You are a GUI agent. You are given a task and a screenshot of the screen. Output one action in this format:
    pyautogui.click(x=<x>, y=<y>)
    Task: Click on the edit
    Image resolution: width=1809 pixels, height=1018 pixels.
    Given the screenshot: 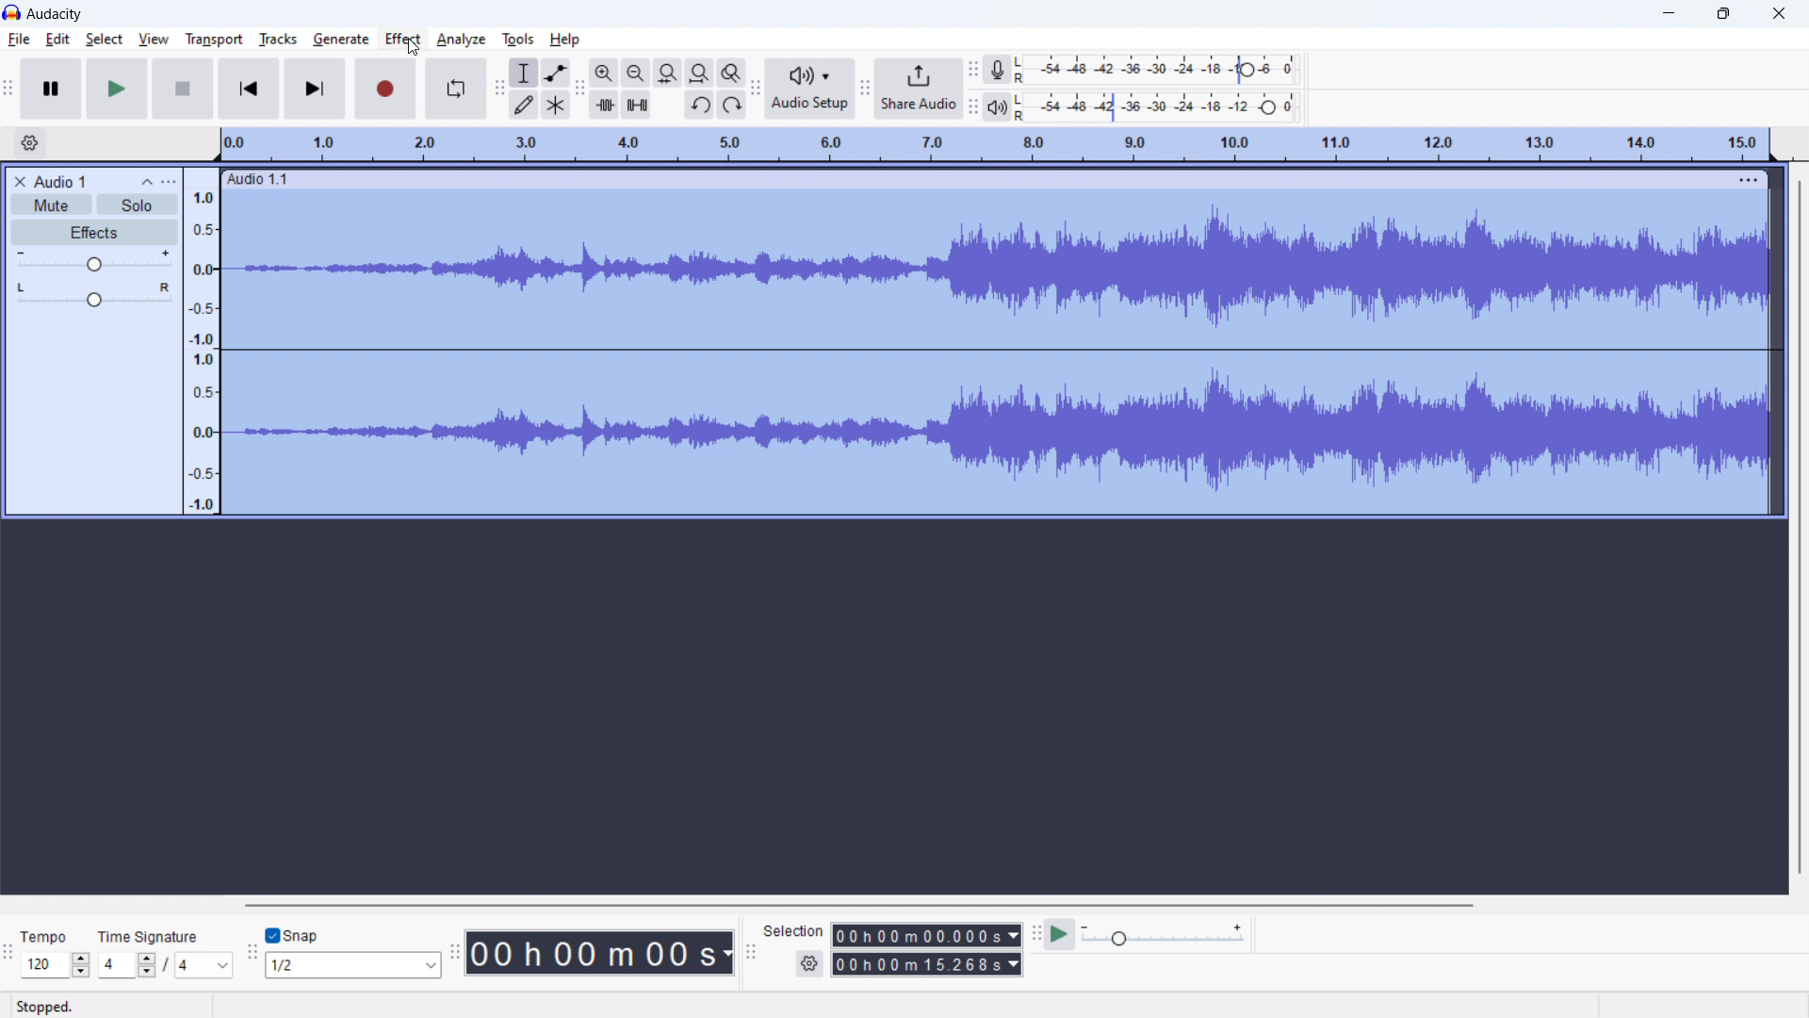 What is the action you would take?
    pyautogui.click(x=58, y=39)
    